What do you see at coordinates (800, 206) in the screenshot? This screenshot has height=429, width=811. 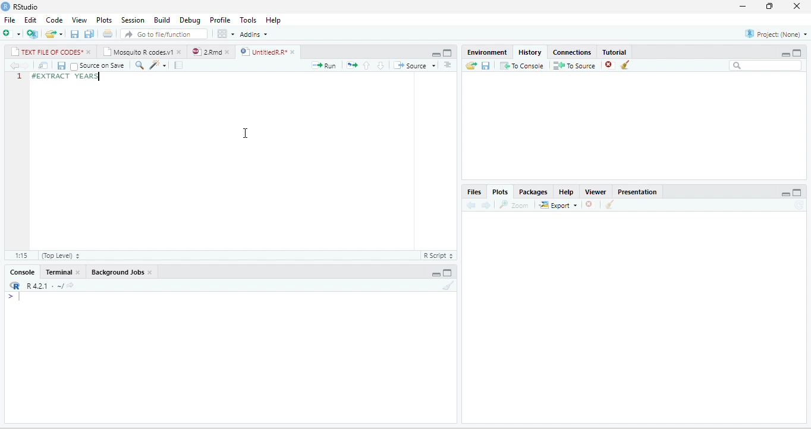 I see `refresh` at bounding box center [800, 206].